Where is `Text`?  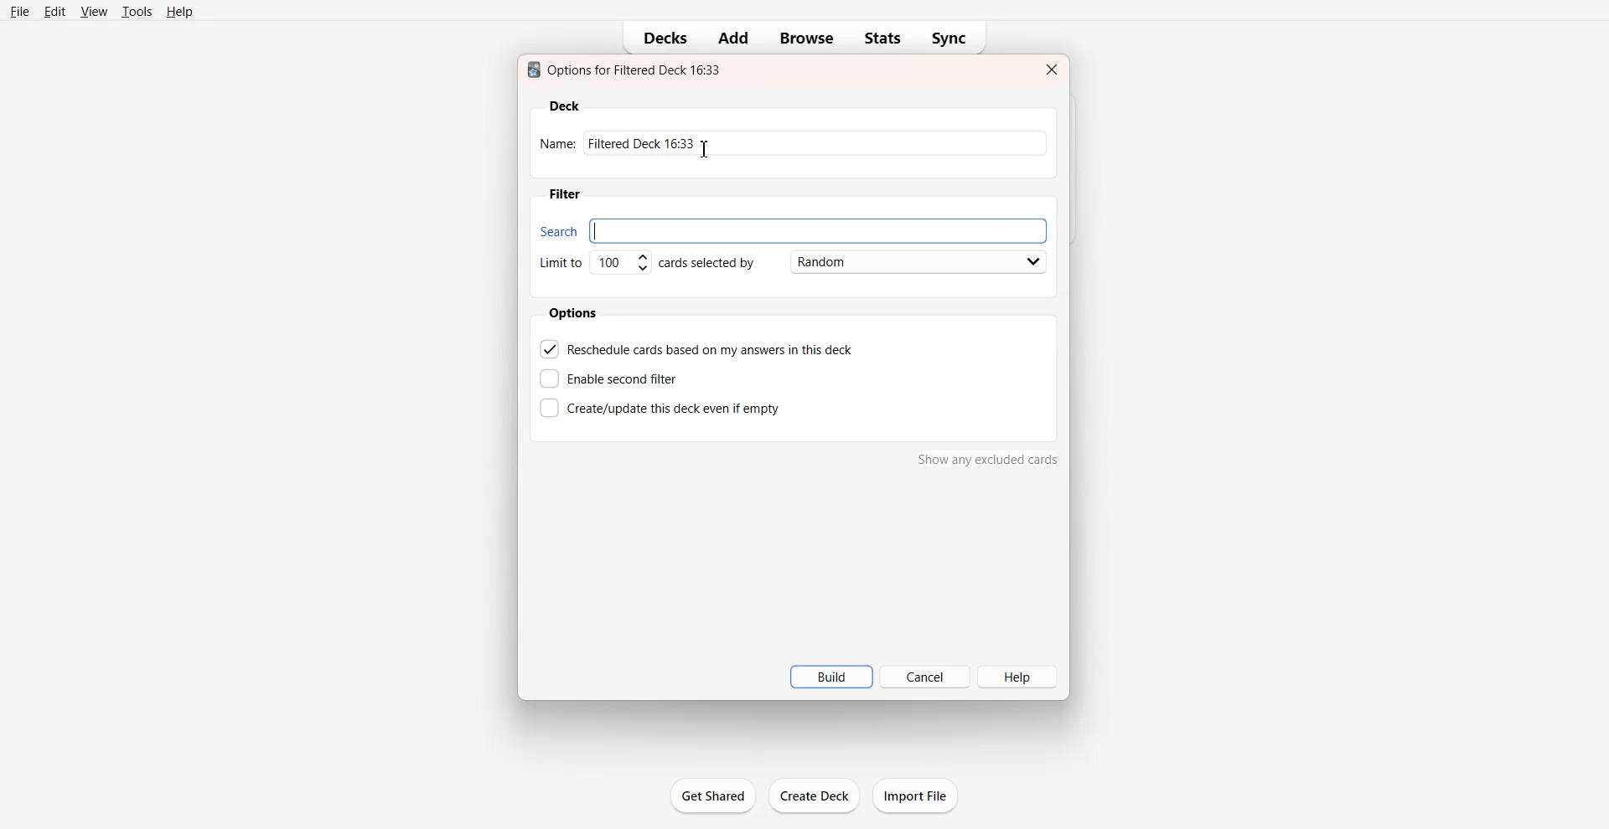
Text is located at coordinates (628, 70).